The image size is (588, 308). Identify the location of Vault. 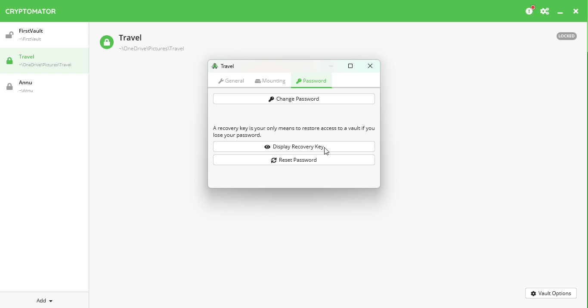
(142, 43).